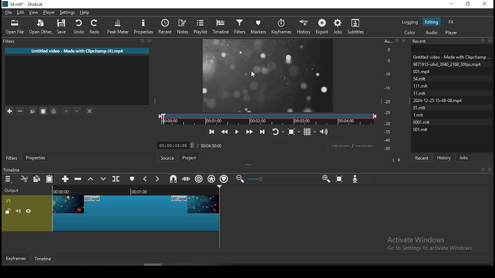 The image size is (495, 278). I want to click on edit track time, so click(175, 145).